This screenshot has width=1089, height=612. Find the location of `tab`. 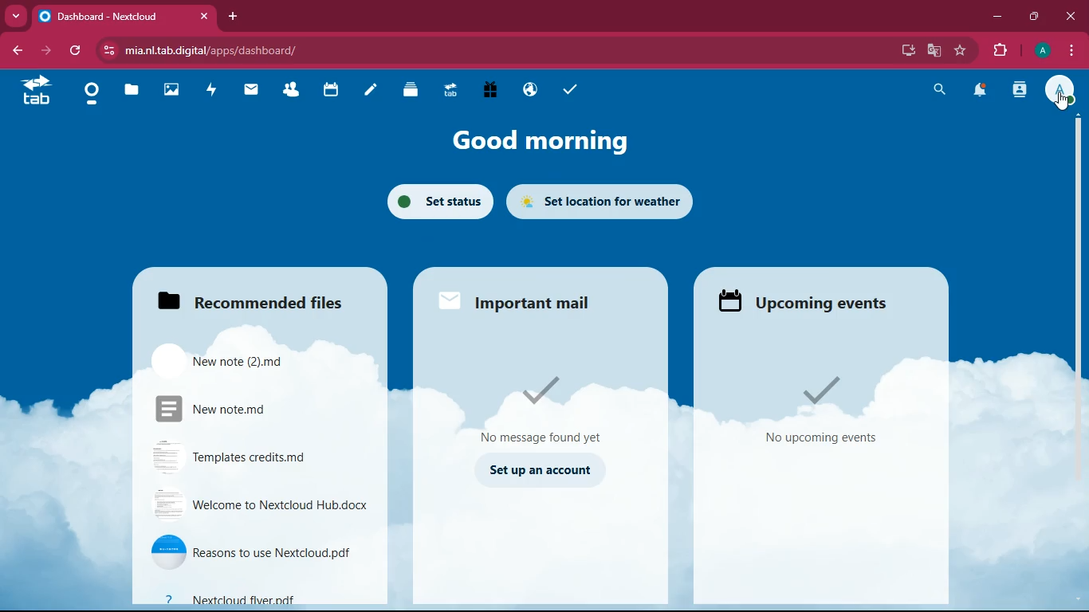

tab is located at coordinates (447, 90).